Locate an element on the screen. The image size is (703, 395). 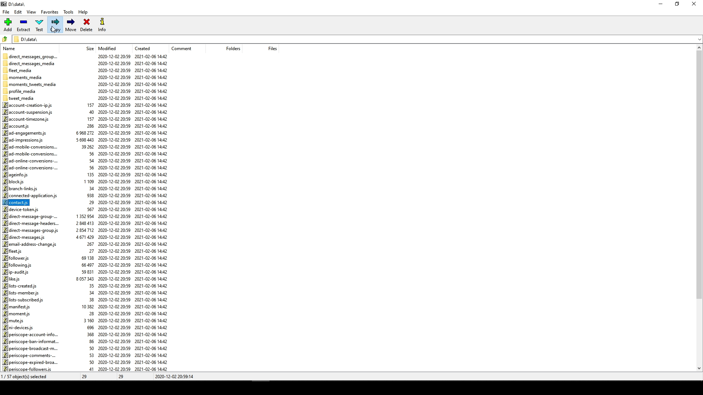
lists-member.js is located at coordinates (20, 293).